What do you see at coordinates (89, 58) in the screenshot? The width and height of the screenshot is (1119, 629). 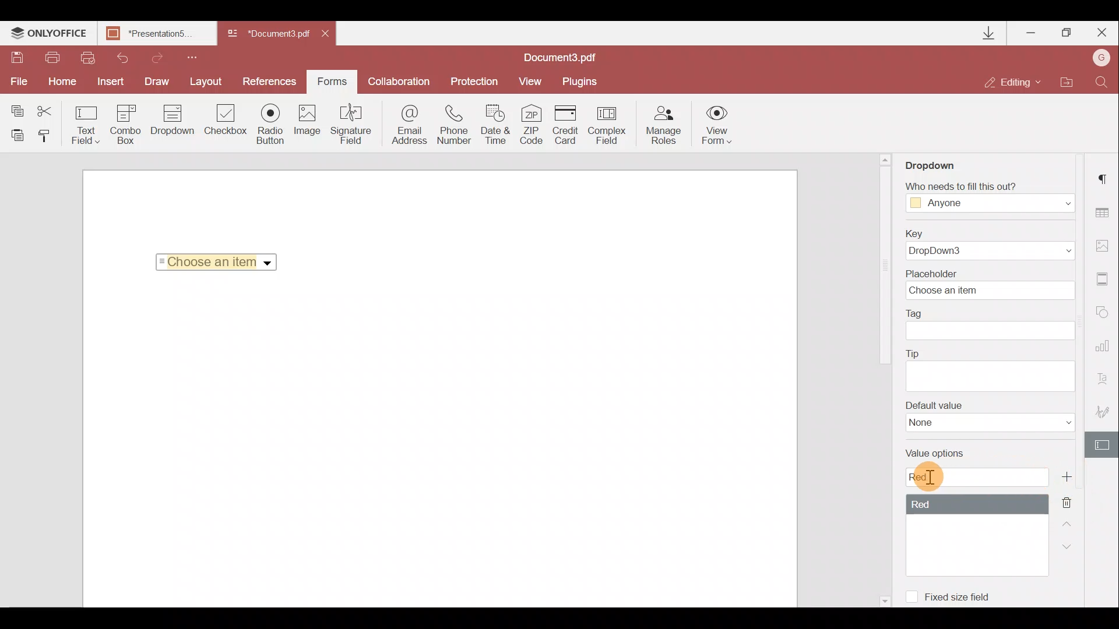 I see `Quick print` at bounding box center [89, 58].